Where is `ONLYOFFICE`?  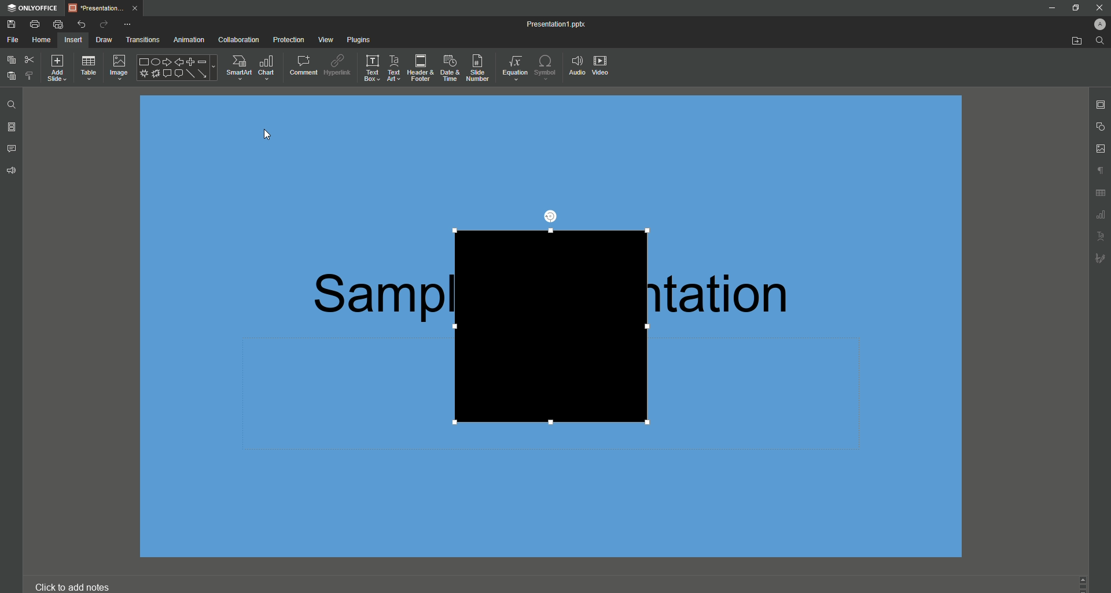
ONLYOFFICE is located at coordinates (33, 9).